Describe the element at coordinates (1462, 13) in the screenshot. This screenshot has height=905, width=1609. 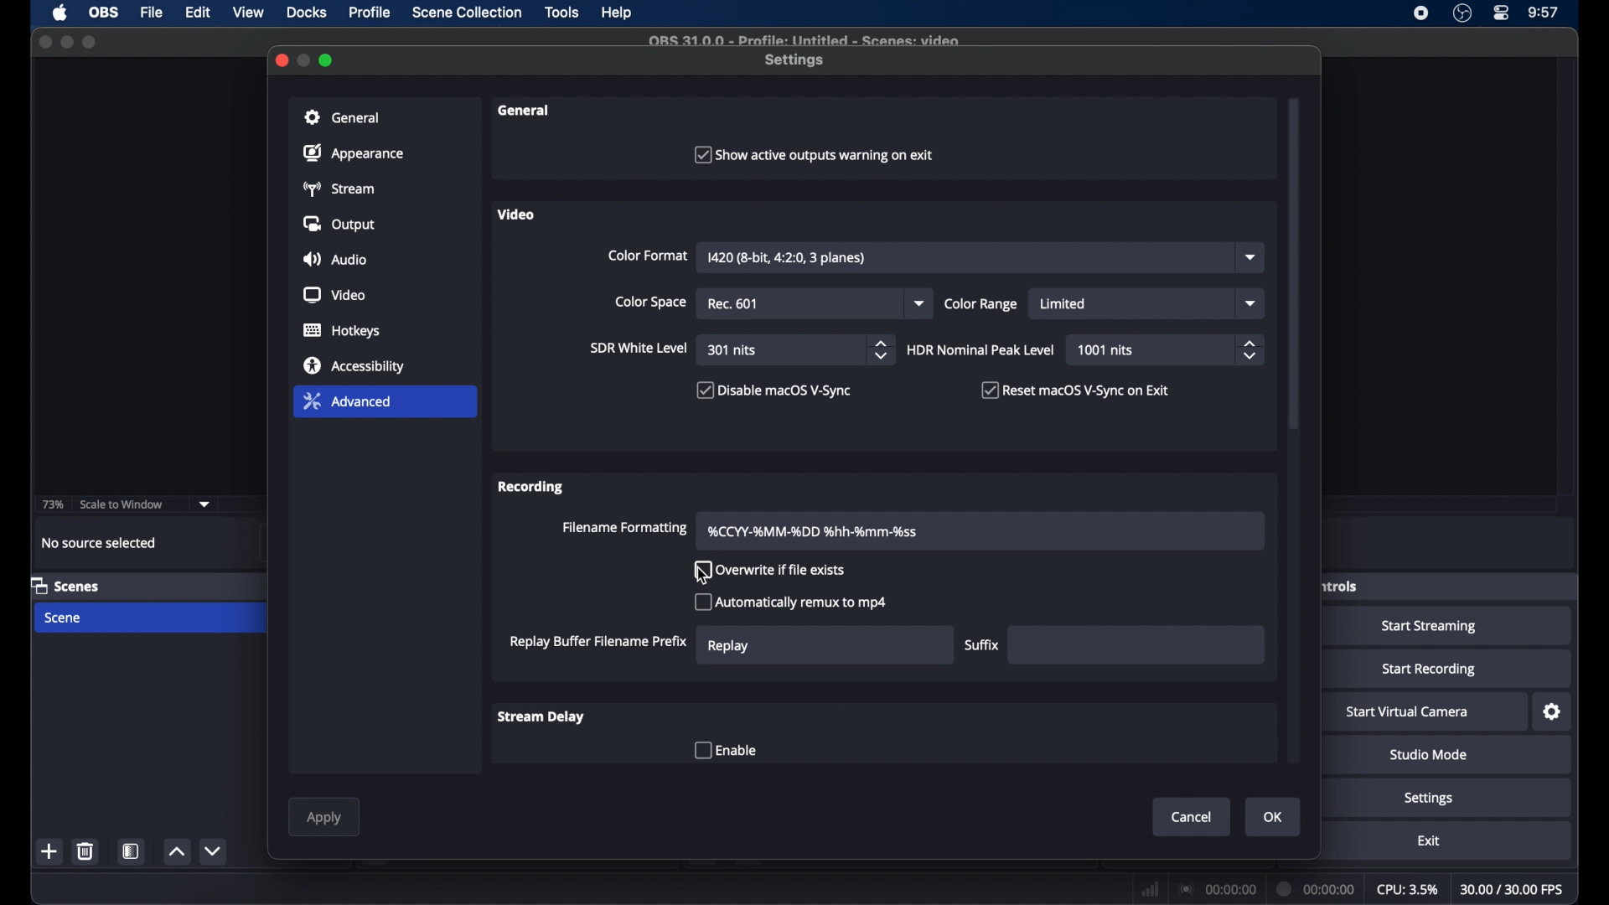
I see `obs studio` at that location.